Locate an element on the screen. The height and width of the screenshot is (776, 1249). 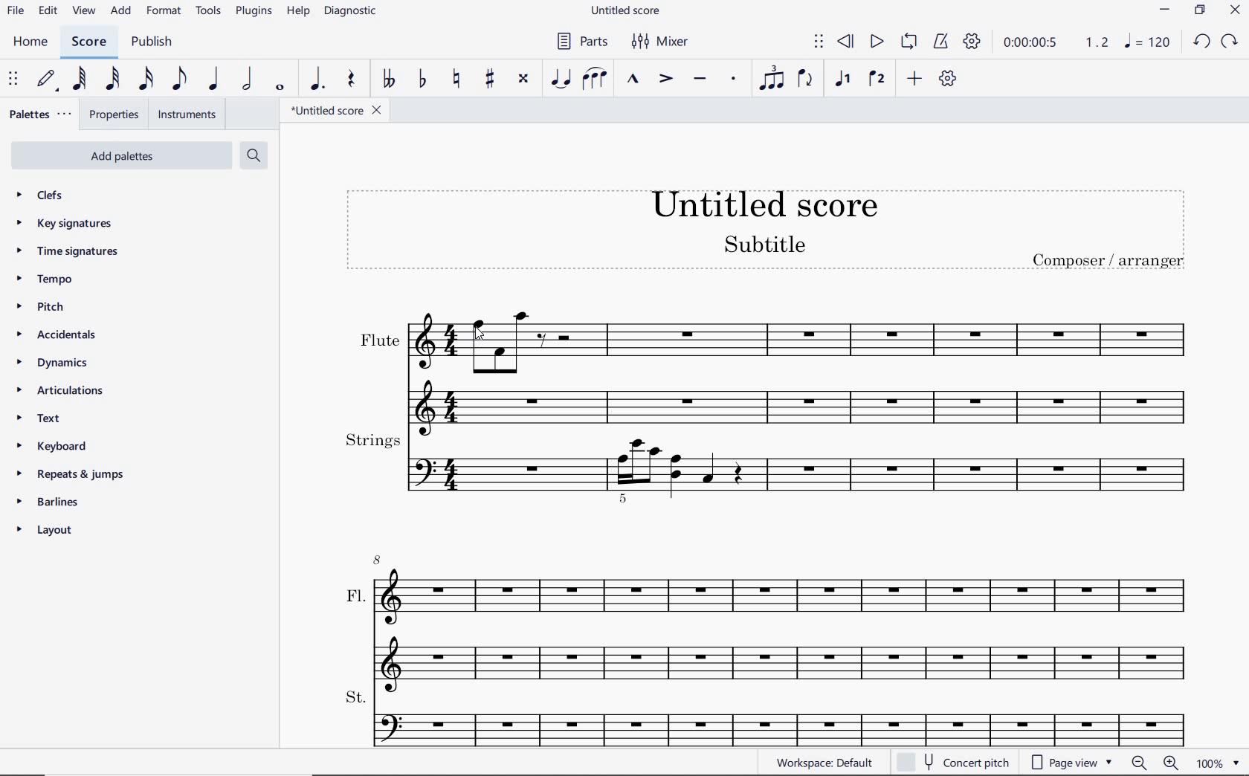
LOOP PLAYBACK is located at coordinates (908, 42).